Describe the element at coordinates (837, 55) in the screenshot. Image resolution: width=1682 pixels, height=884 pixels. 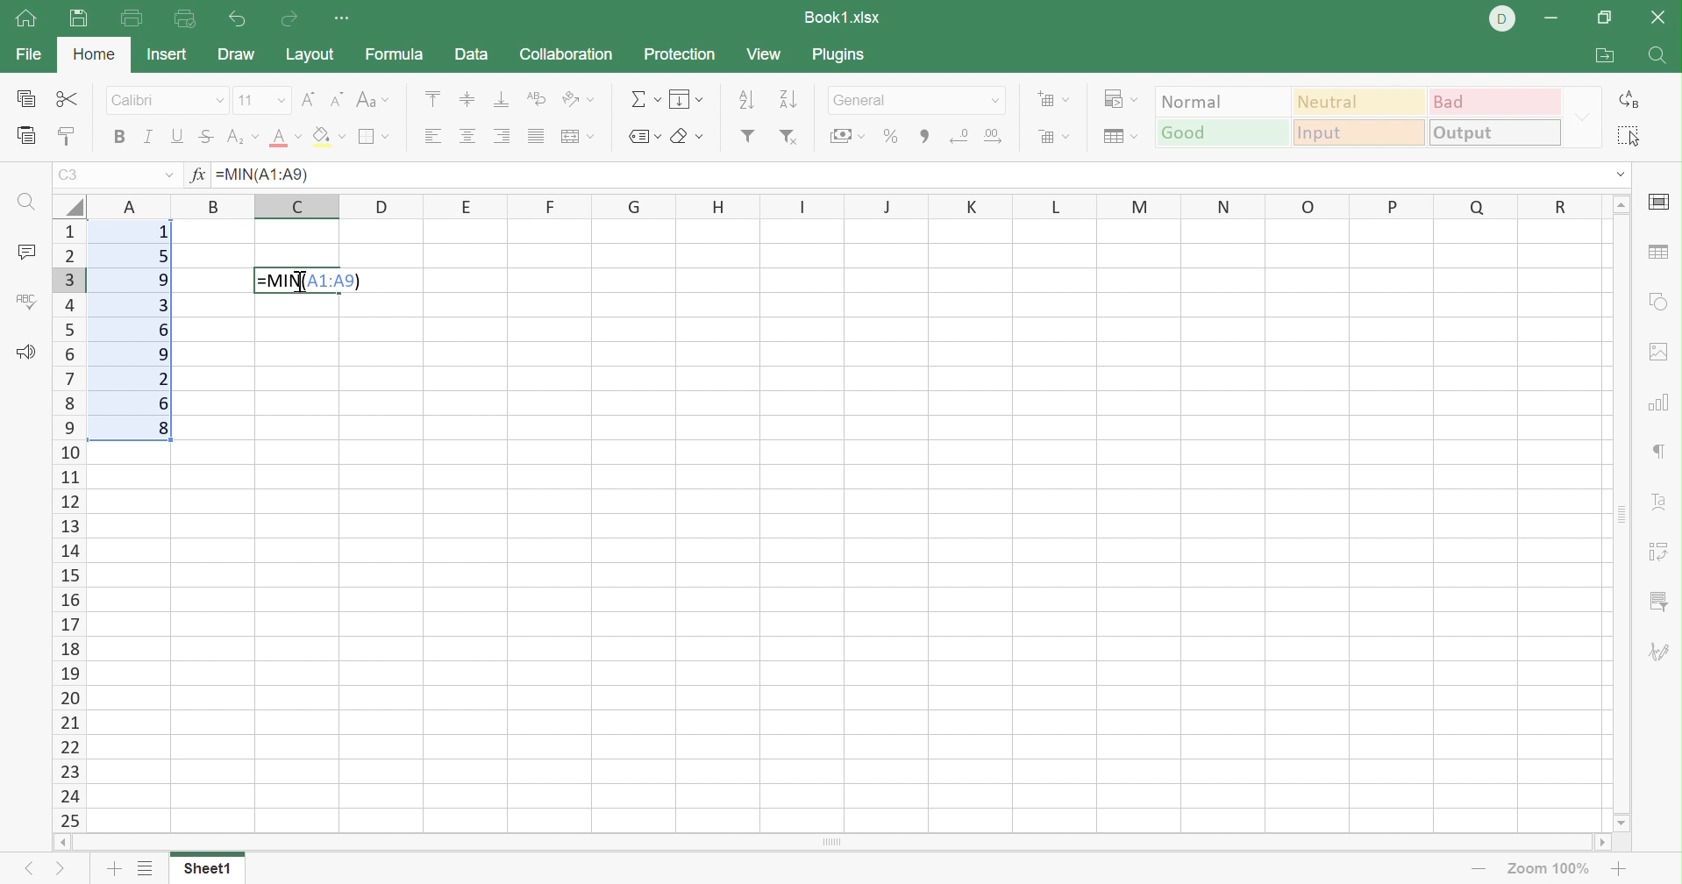
I see `Plugins` at that location.